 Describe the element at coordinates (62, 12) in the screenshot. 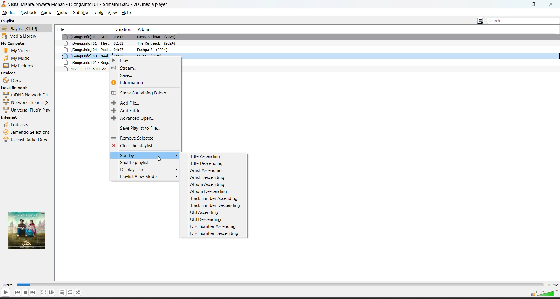

I see `video` at that location.